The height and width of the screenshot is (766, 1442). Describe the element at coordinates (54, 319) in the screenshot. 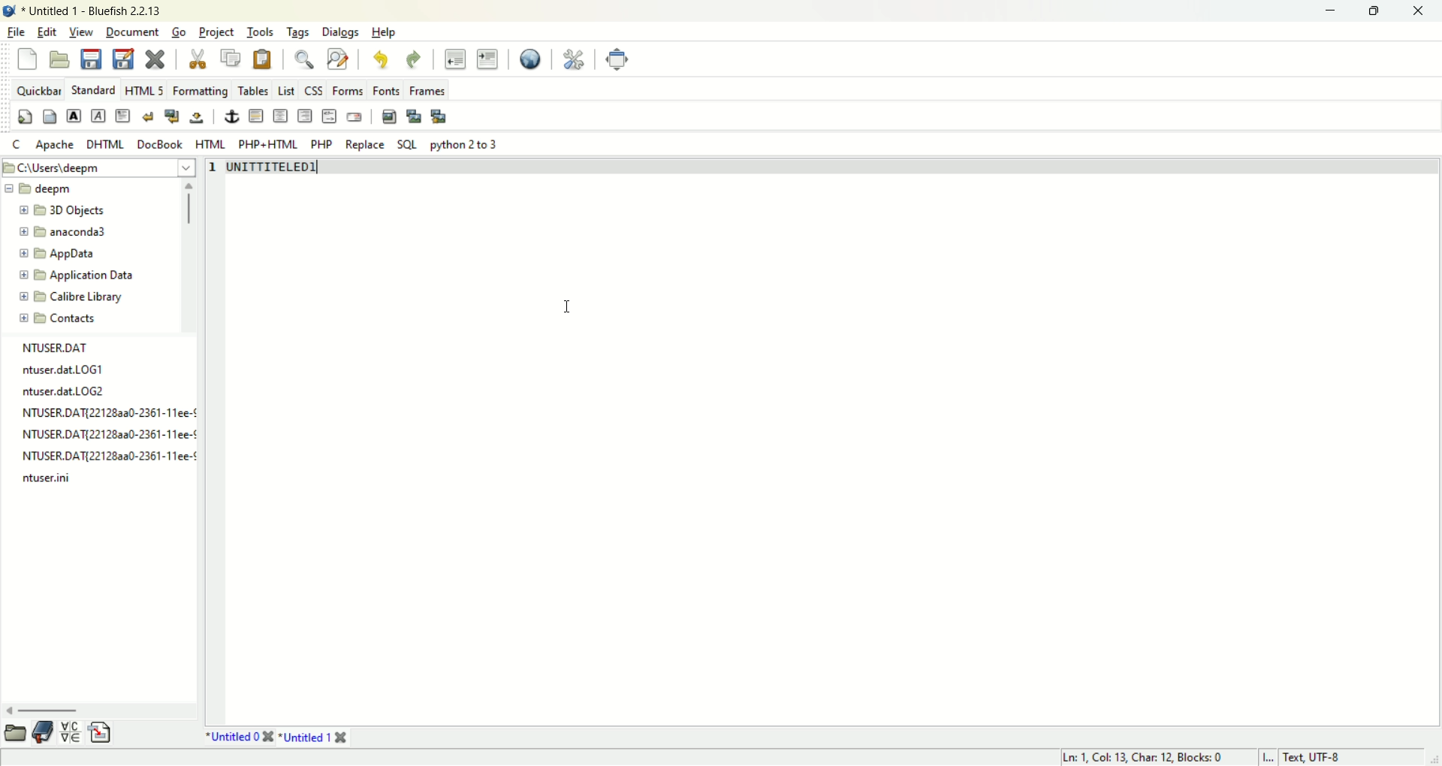

I see `contacts` at that location.